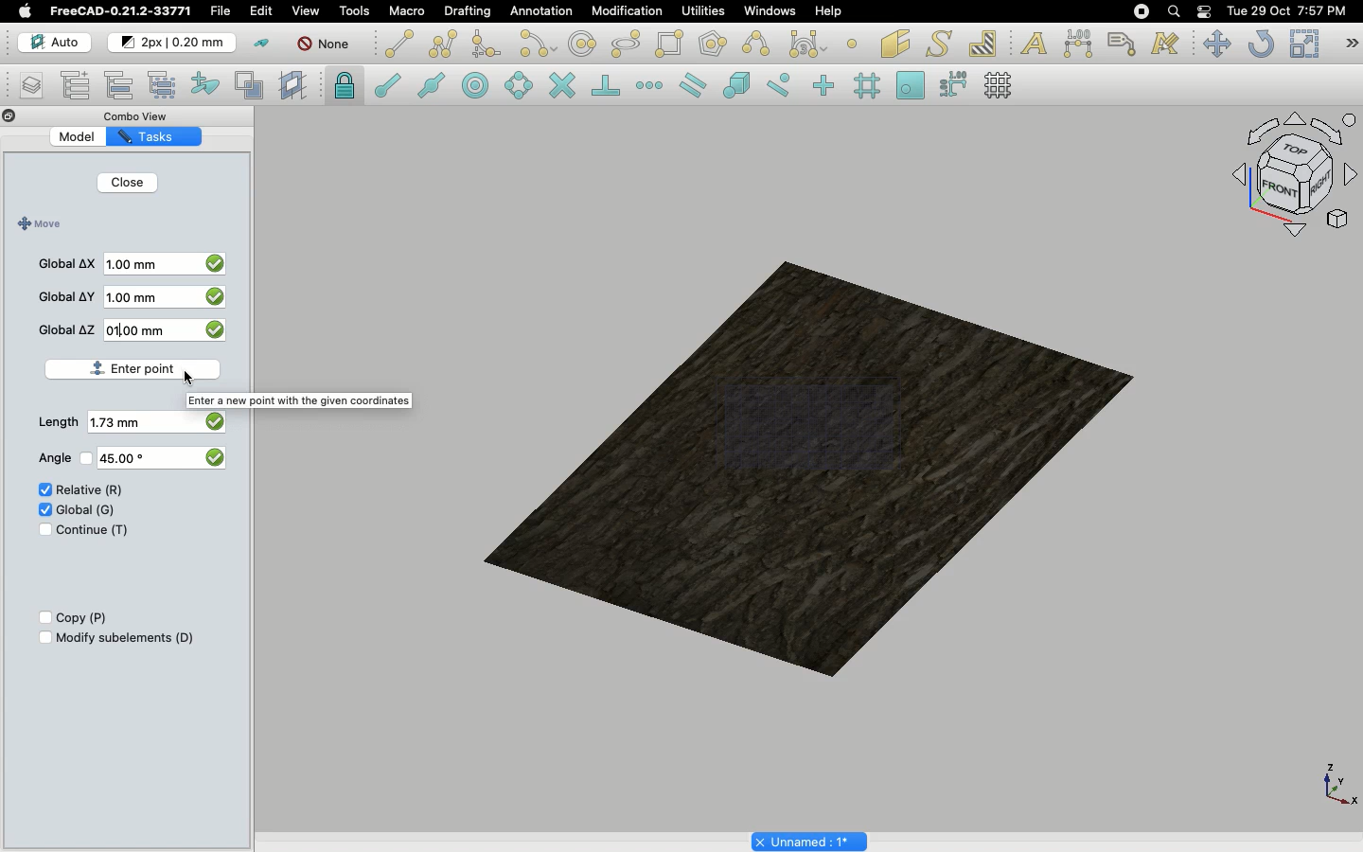  What do you see at coordinates (221, 11) in the screenshot?
I see `File` at bounding box center [221, 11].